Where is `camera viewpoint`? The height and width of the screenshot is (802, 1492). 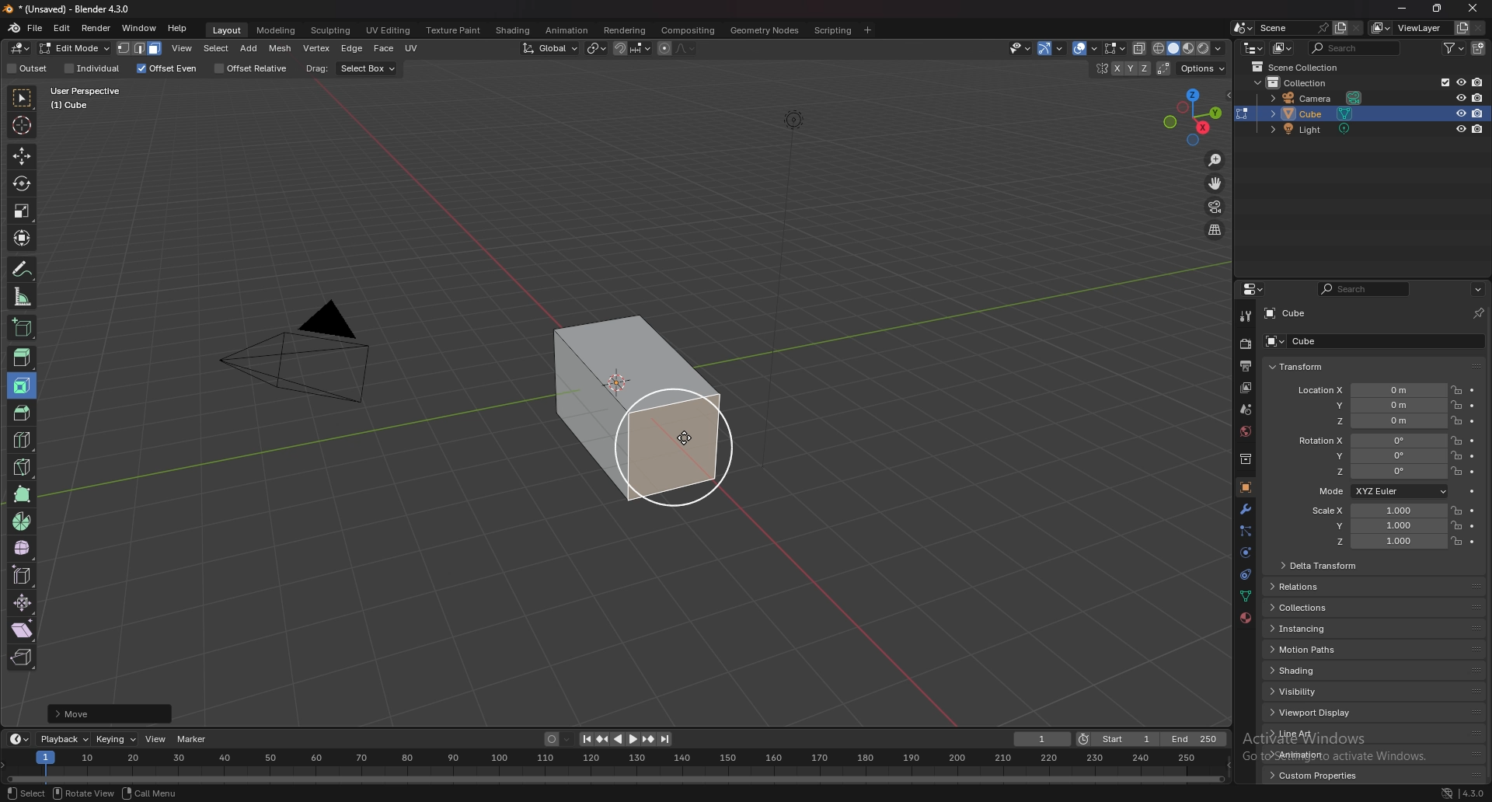
camera viewpoint is located at coordinates (1215, 207).